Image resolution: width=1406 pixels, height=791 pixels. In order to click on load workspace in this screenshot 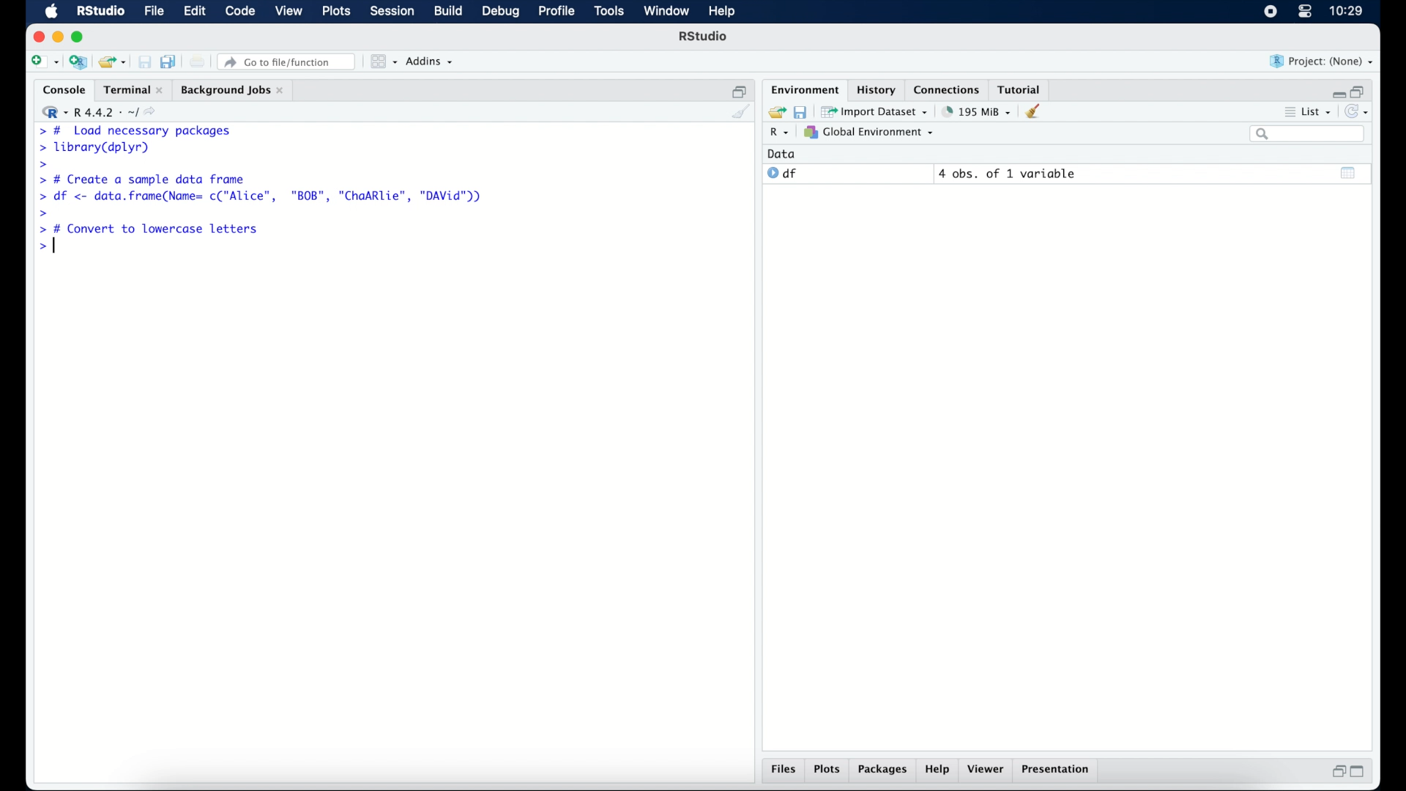, I will do `click(775, 111)`.